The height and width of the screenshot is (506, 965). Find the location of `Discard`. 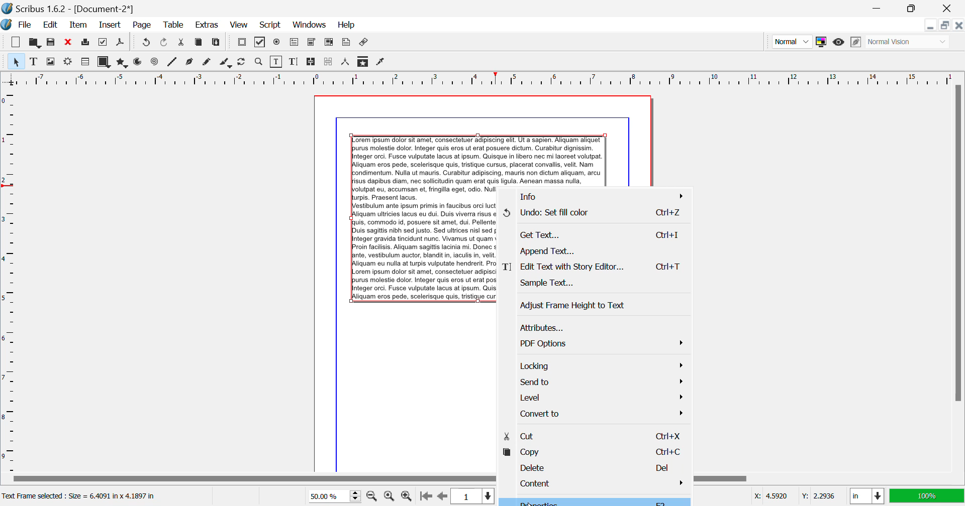

Discard is located at coordinates (68, 42).